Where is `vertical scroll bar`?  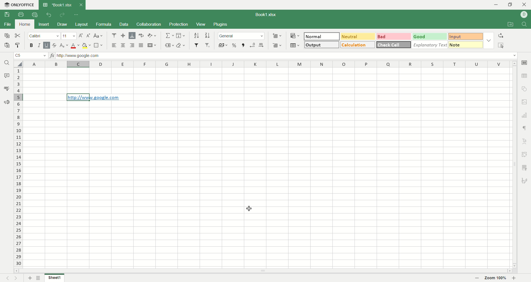 vertical scroll bar is located at coordinates (513, 165).